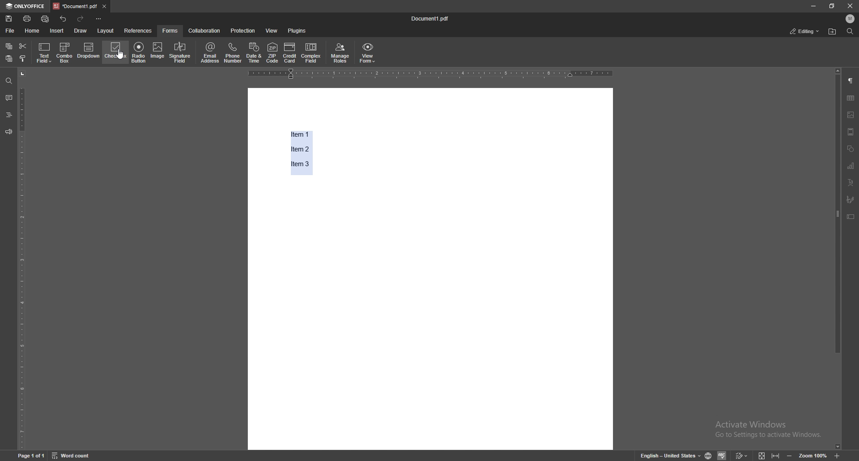 The height and width of the screenshot is (461, 859). Describe the element at coordinates (709, 454) in the screenshot. I see `change doc language` at that location.